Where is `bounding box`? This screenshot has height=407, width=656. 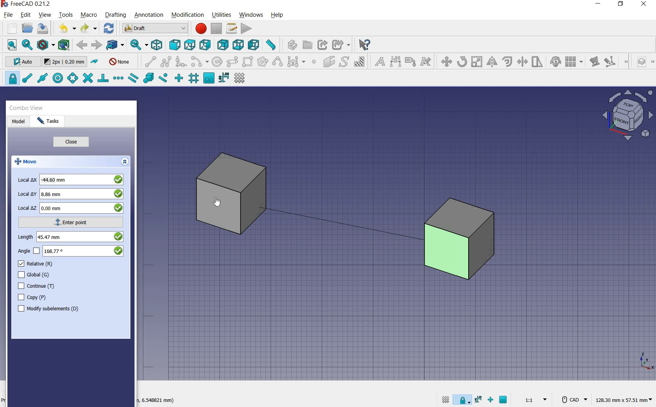
bounding box is located at coordinates (64, 45).